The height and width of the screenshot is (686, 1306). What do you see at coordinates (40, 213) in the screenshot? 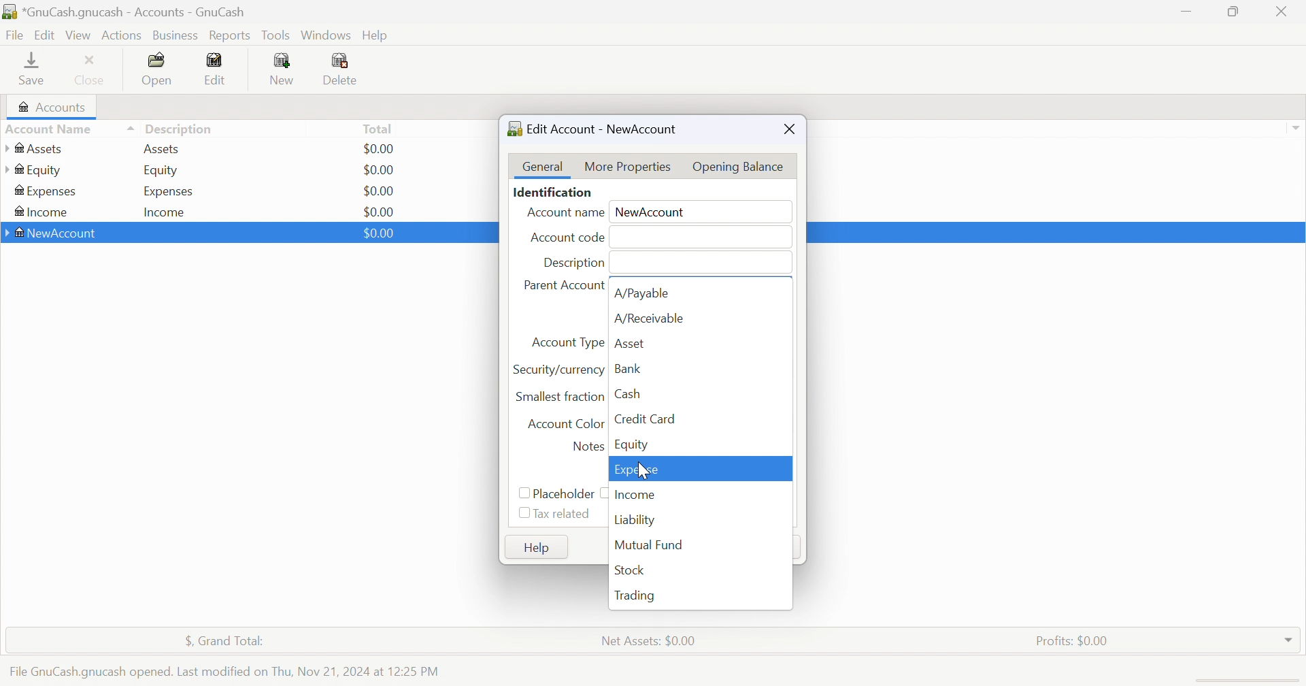
I see `Income` at bounding box center [40, 213].